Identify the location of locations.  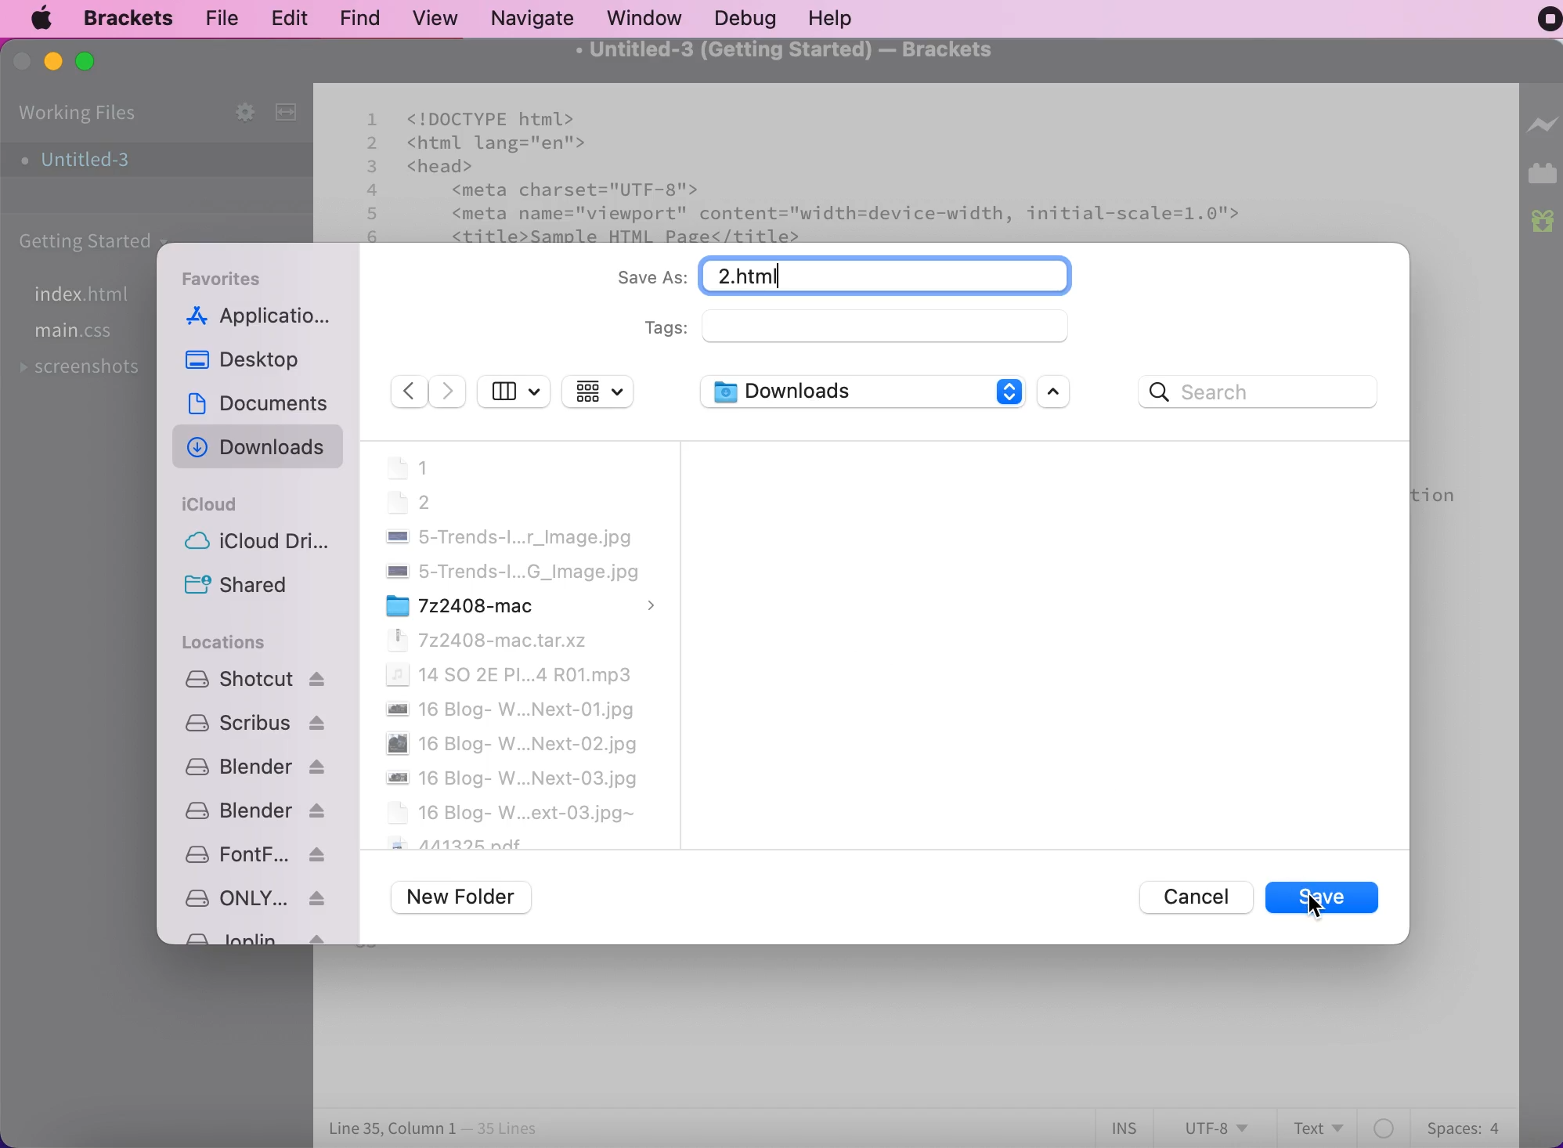
(236, 645).